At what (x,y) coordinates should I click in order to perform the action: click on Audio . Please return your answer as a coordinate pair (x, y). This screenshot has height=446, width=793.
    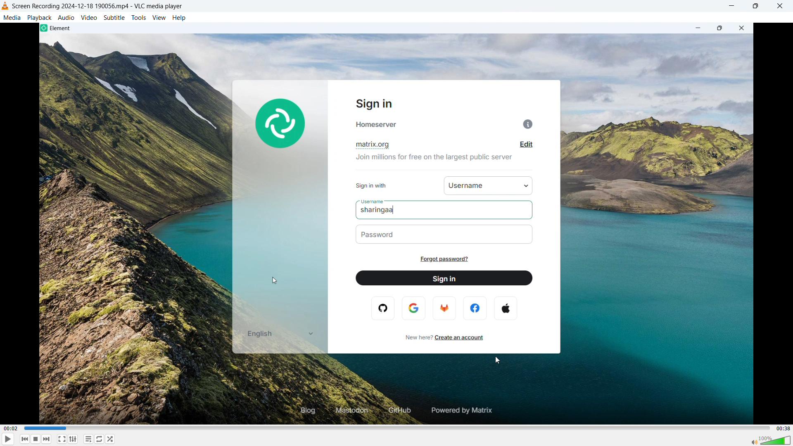
    Looking at the image, I should click on (66, 17).